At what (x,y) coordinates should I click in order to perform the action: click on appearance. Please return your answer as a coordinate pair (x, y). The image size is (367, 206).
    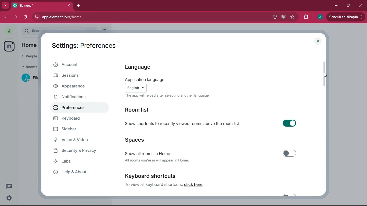
    Looking at the image, I should click on (73, 87).